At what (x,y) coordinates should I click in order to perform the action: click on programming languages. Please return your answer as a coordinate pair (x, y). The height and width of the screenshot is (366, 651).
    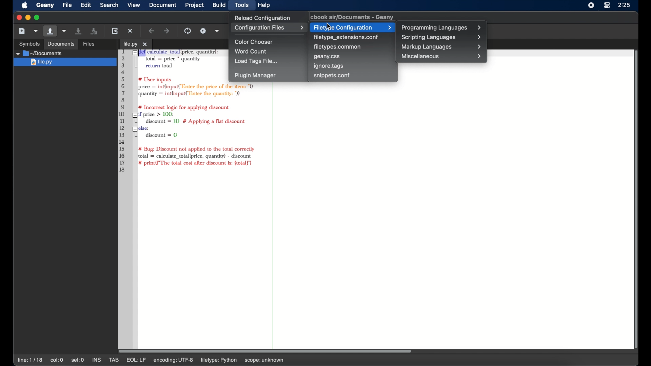
    Looking at the image, I should click on (442, 28).